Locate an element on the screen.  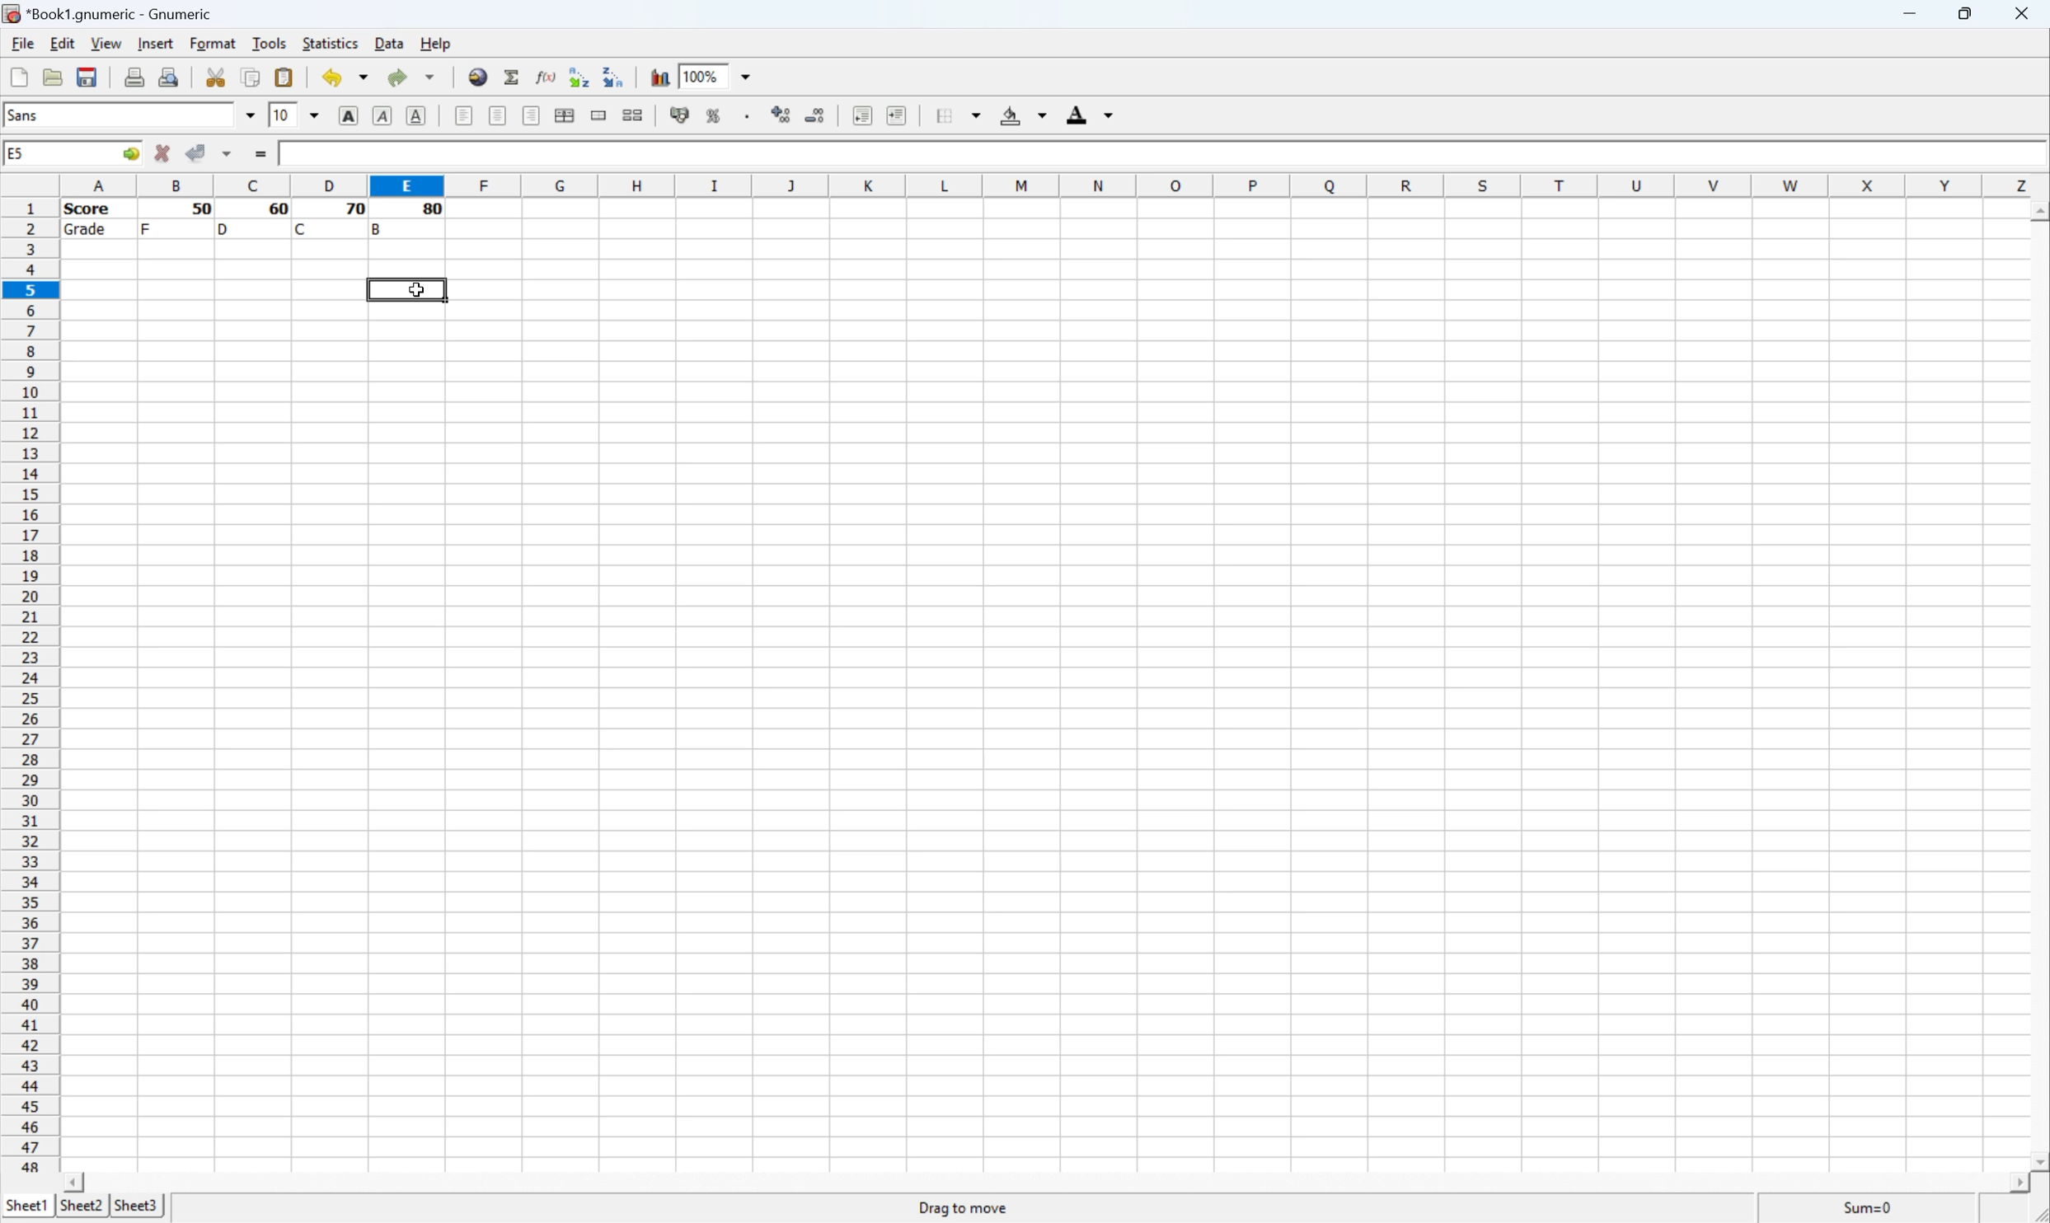
sort the selected region in descending order based on the first column selected  is located at coordinates (617, 81).